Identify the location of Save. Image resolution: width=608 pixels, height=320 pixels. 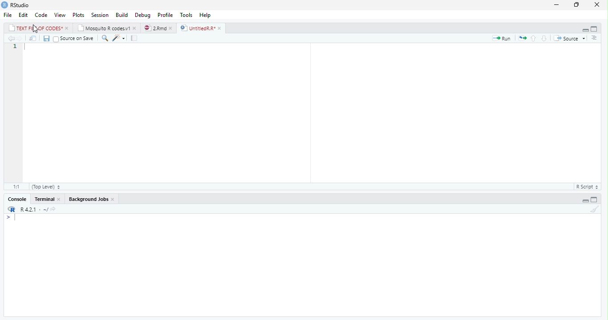
(47, 39).